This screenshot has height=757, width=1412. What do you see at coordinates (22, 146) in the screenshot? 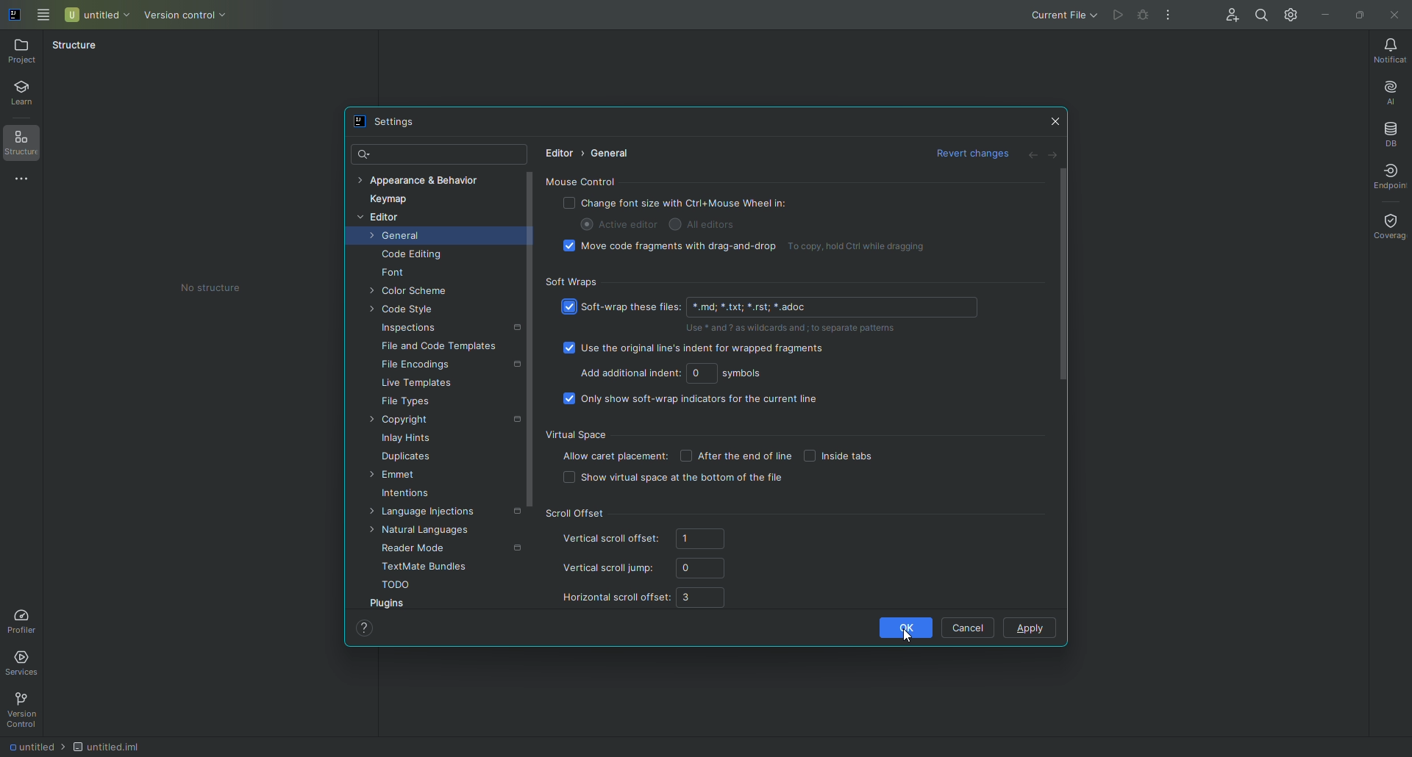
I see `Structure` at bounding box center [22, 146].